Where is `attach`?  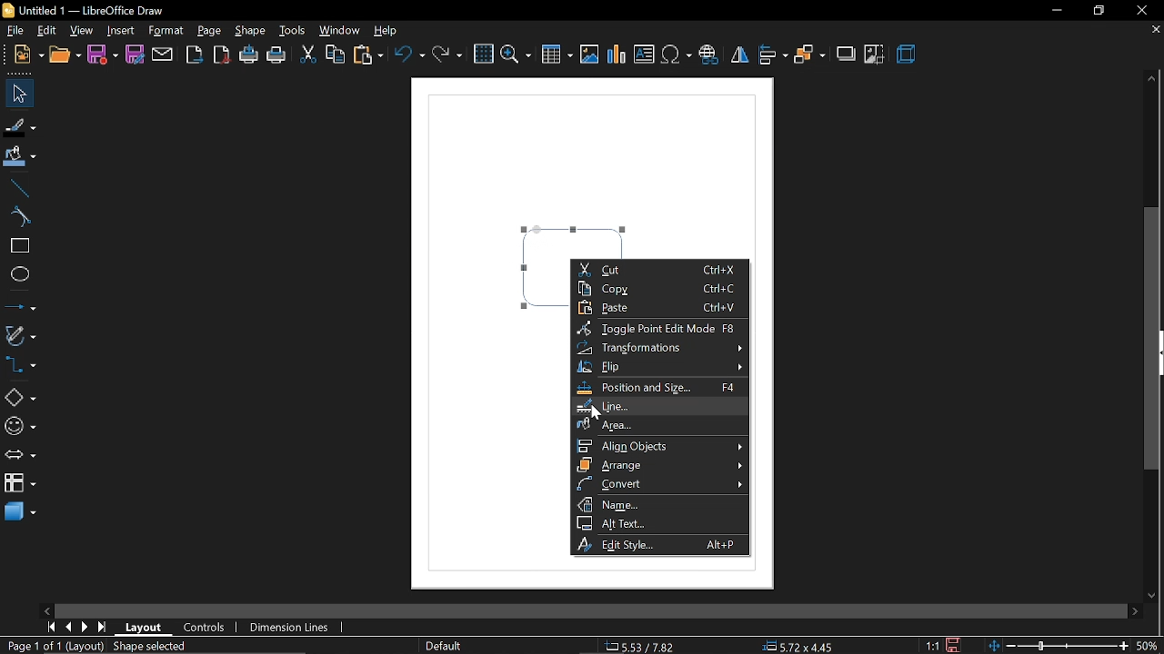
attach is located at coordinates (162, 55).